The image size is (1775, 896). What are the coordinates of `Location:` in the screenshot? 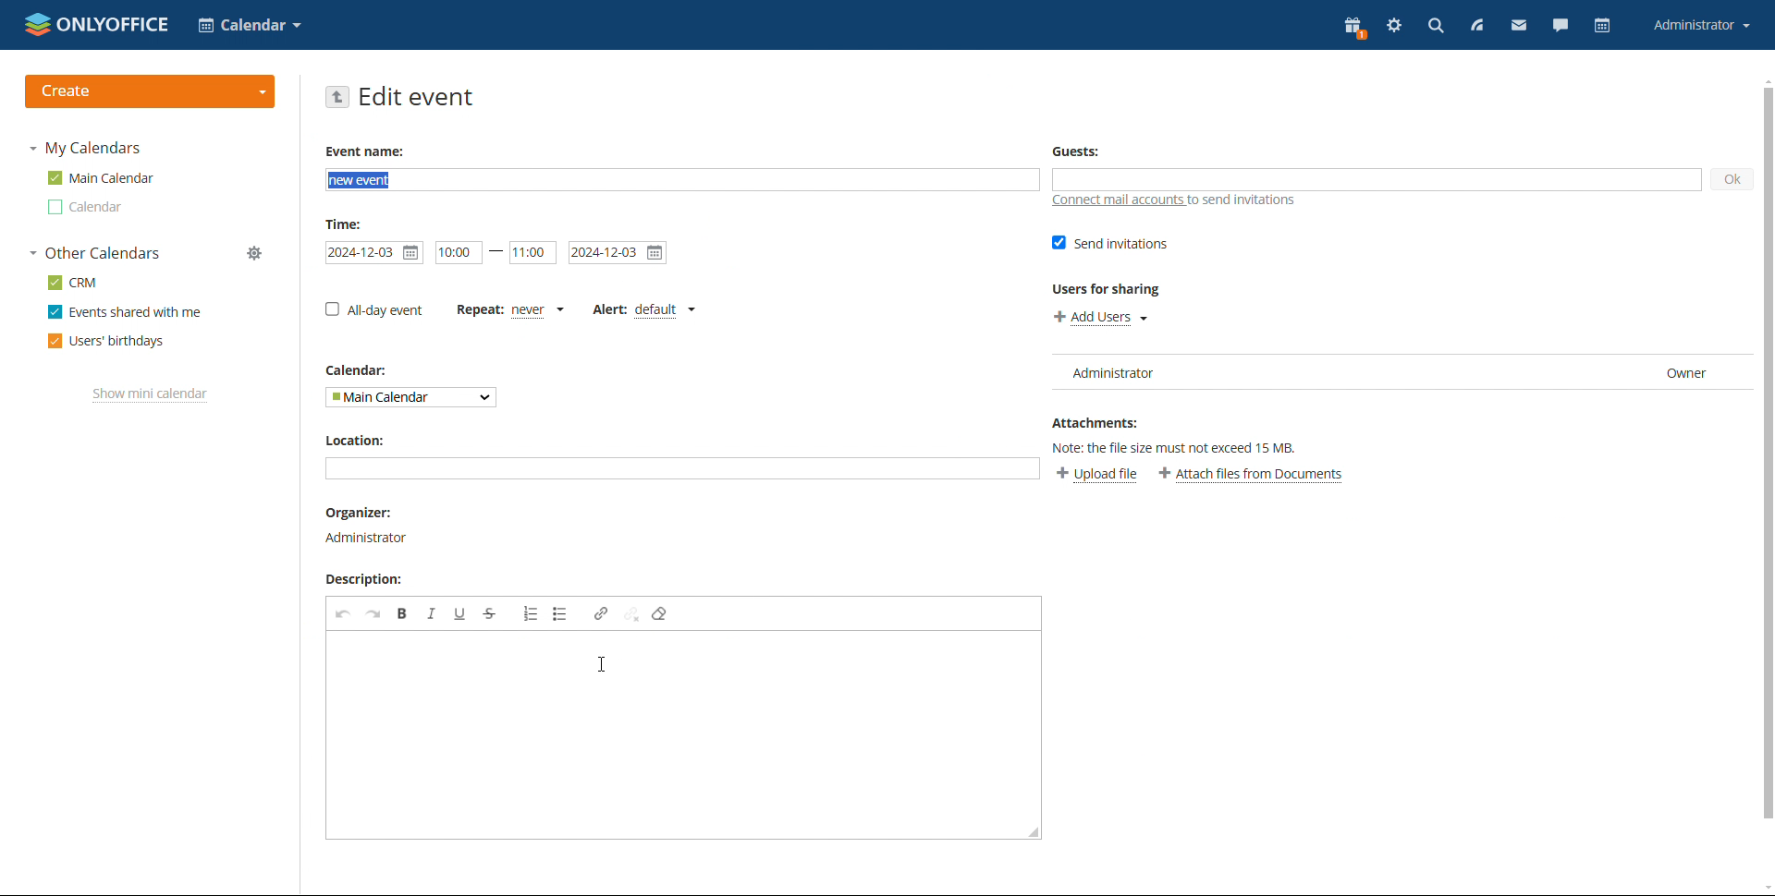 It's located at (361, 442).